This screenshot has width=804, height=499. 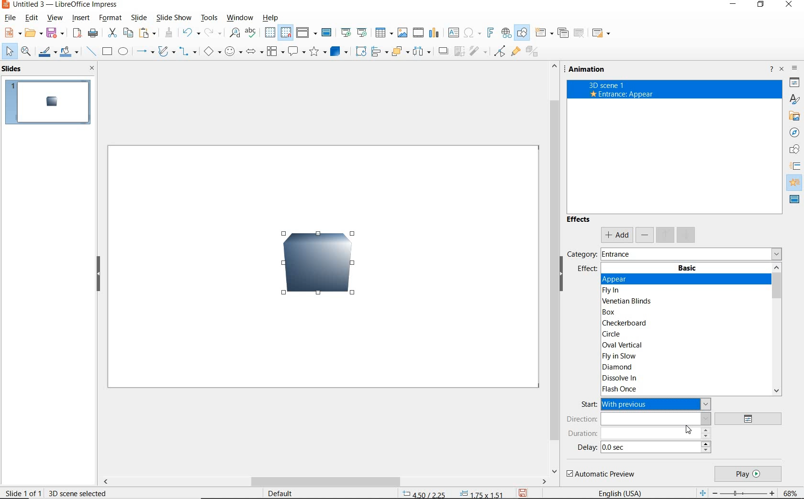 What do you see at coordinates (645, 234) in the screenshot?
I see `remove effect` at bounding box center [645, 234].